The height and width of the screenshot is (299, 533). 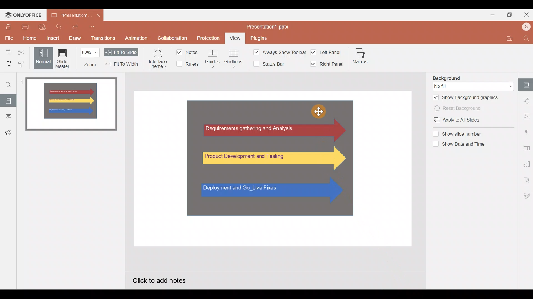 What do you see at coordinates (7, 26) in the screenshot?
I see `Save` at bounding box center [7, 26].